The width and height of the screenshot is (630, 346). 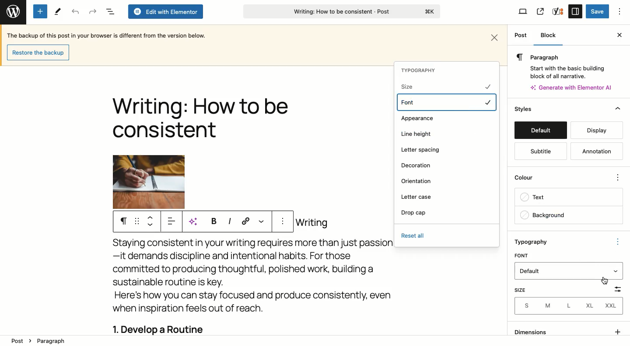 I want to click on Colour, so click(x=561, y=176).